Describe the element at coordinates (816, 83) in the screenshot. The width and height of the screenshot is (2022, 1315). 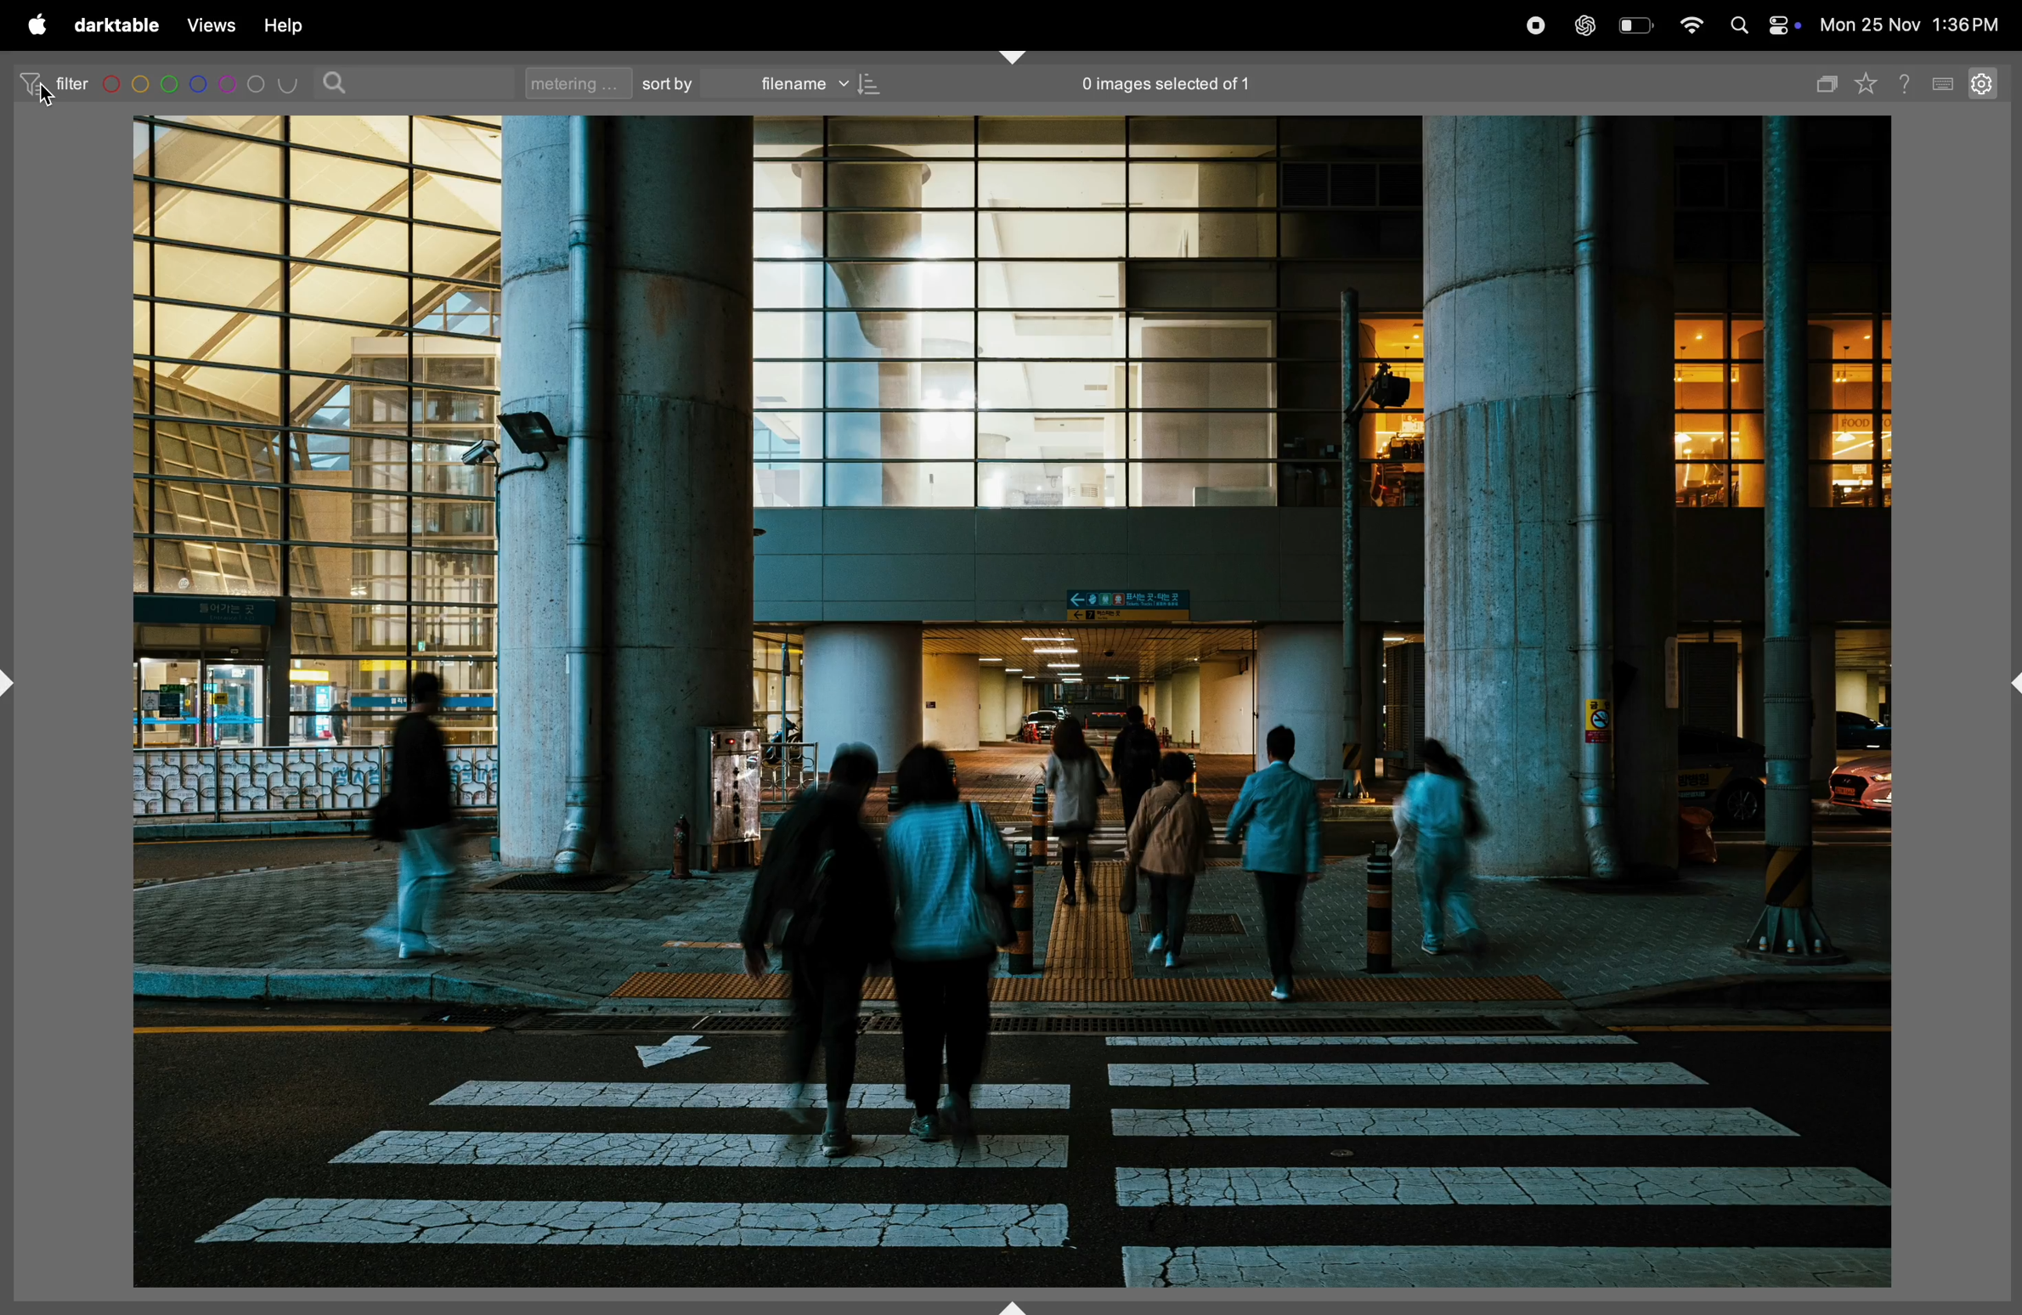
I see `file name` at that location.